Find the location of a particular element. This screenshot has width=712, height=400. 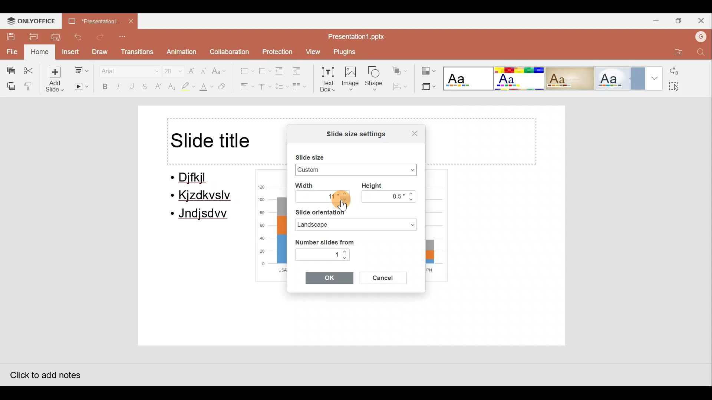

Account name is located at coordinates (699, 36).